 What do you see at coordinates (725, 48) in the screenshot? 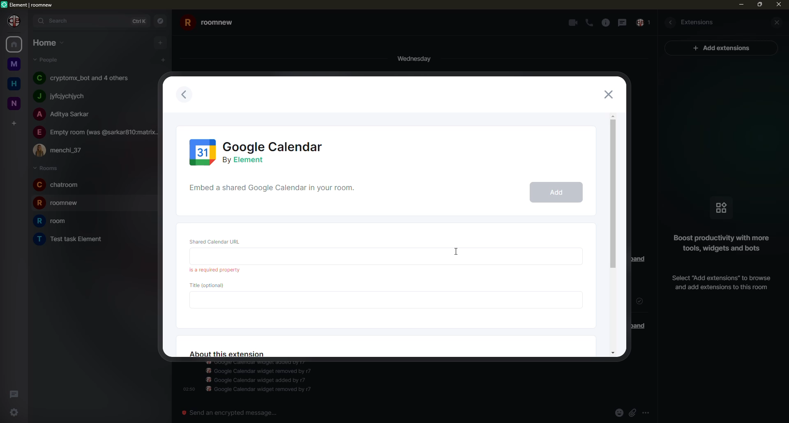
I see `ad` at bounding box center [725, 48].